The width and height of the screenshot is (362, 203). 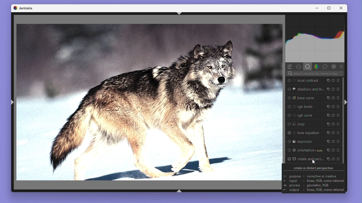 I want to click on Base, so click(x=307, y=66).